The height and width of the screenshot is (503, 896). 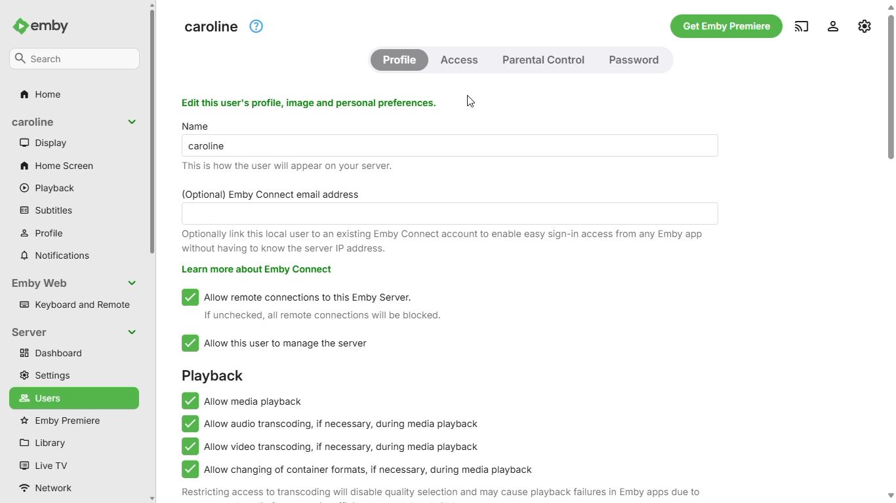 I want to click on server display name, so click(x=211, y=26).